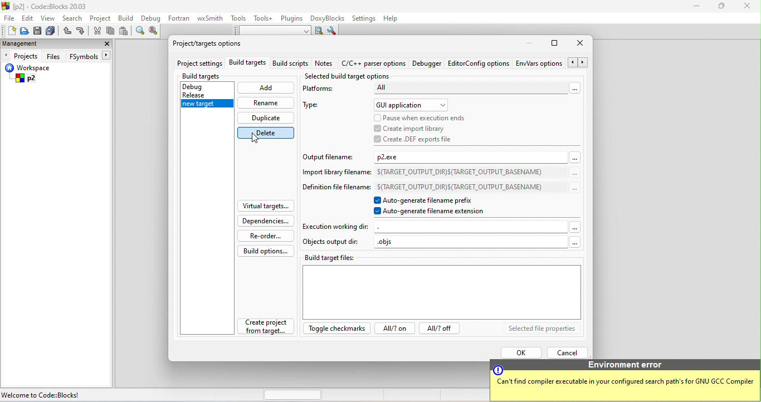 The width and height of the screenshot is (761, 402). I want to click on build targets, so click(247, 65).